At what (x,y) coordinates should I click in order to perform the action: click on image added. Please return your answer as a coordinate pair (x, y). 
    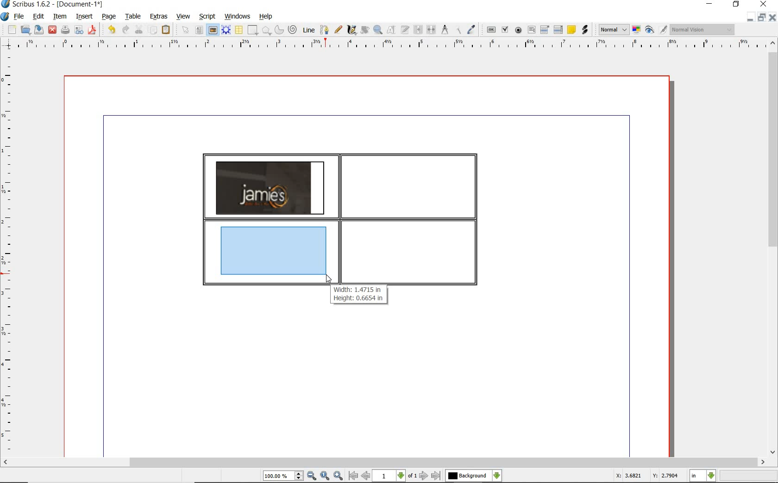
    Looking at the image, I should click on (270, 187).